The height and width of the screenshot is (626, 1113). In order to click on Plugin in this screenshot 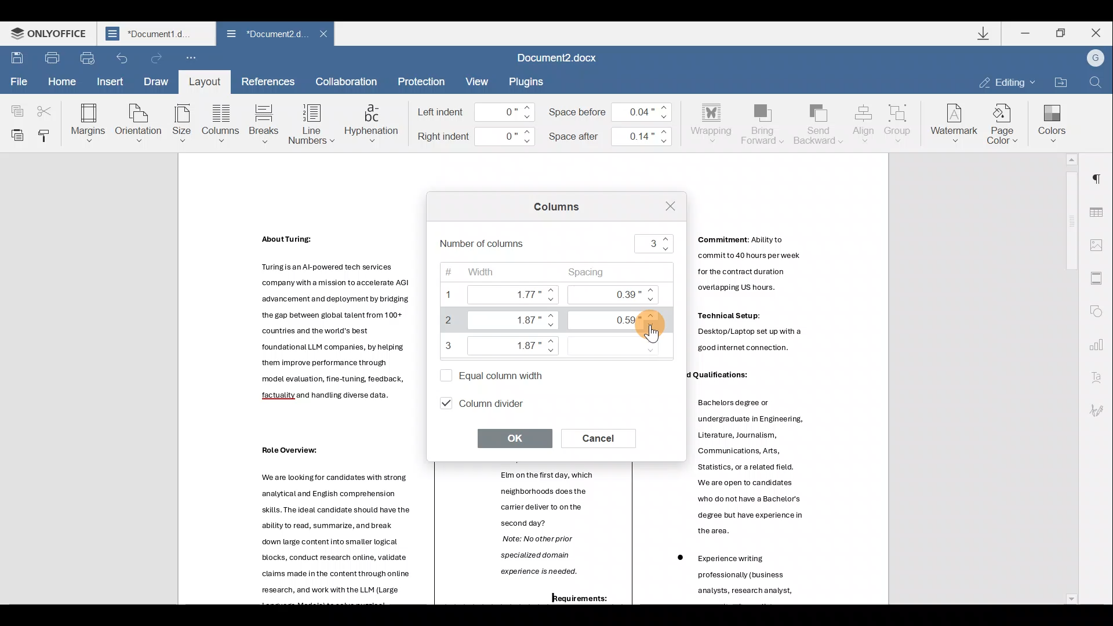, I will do `click(533, 81)`.